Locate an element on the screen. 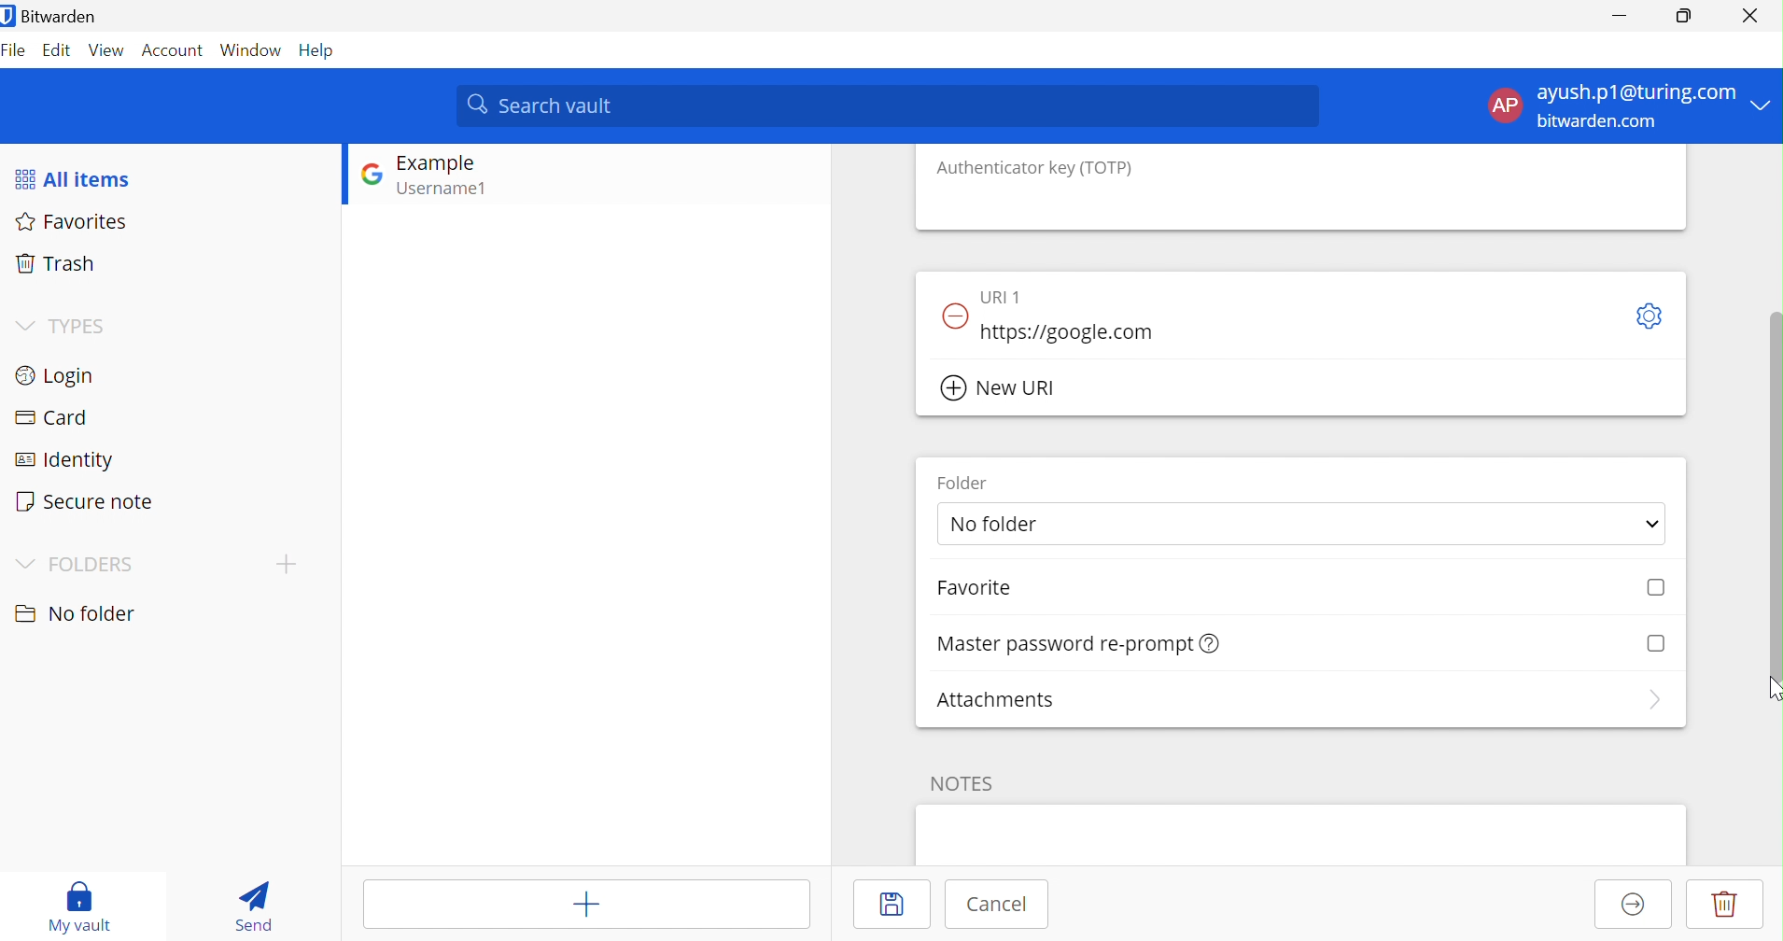 The width and height of the screenshot is (1783, 941). Remove is located at coordinates (953, 316).